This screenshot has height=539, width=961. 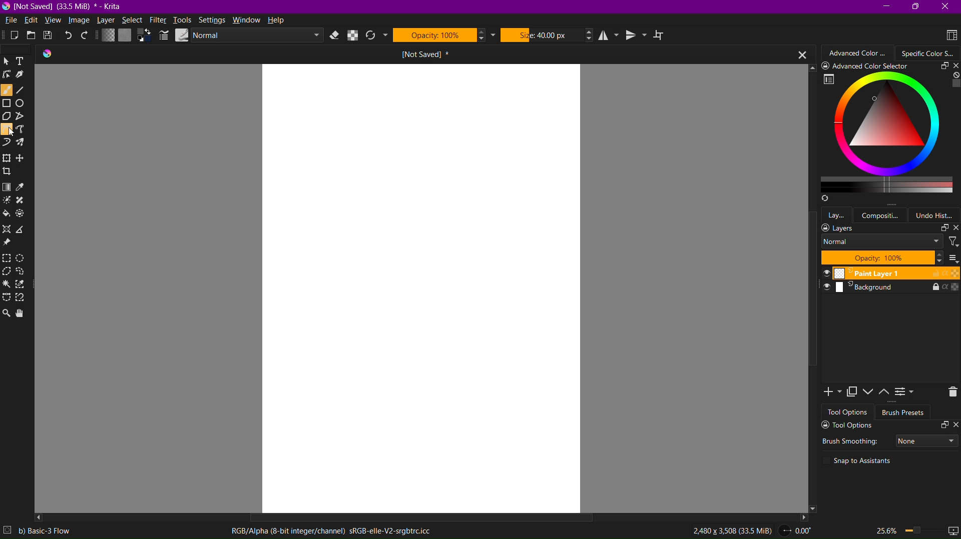 What do you see at coordinates (375, 36) in the screenshot?
I see `Reload Original Preset` at bounding box center [375, 36].